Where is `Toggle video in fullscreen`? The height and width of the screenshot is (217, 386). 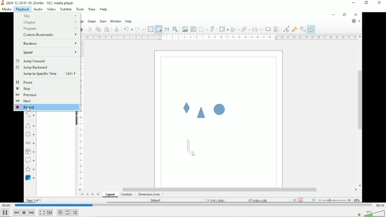
Toggle video in fullscreen is located at coordinates (41, 212).